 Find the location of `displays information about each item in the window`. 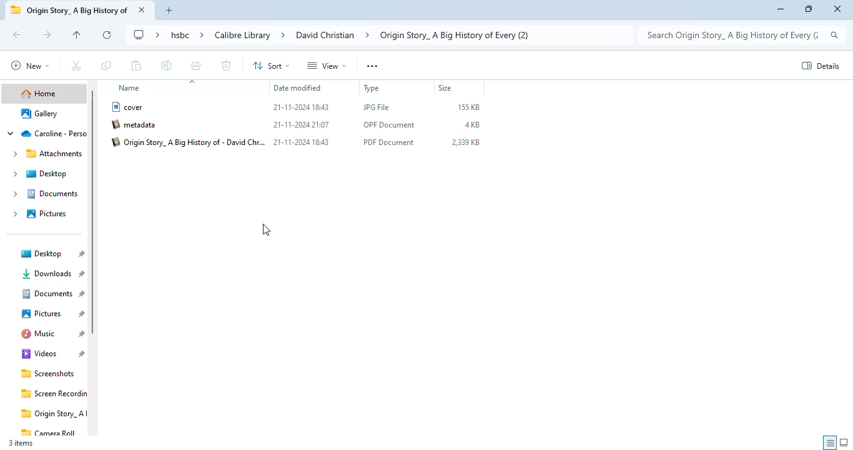

displays information about each item in the window is located at coordinates (831, 442).